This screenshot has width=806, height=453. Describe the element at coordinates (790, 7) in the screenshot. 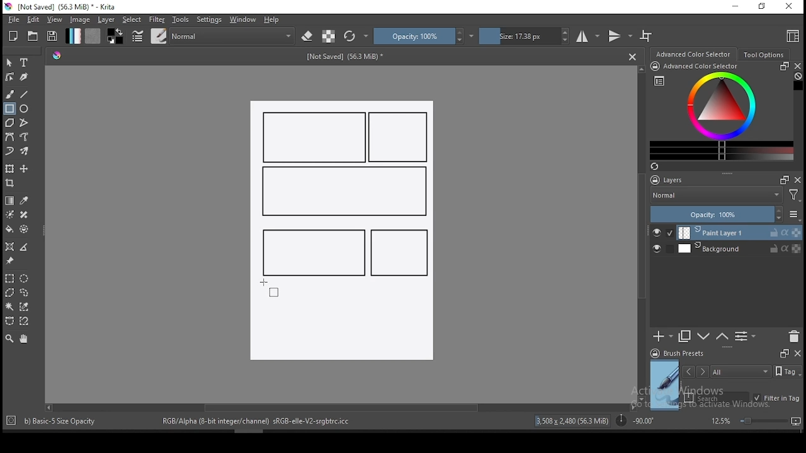

I see ` close window` at that location.